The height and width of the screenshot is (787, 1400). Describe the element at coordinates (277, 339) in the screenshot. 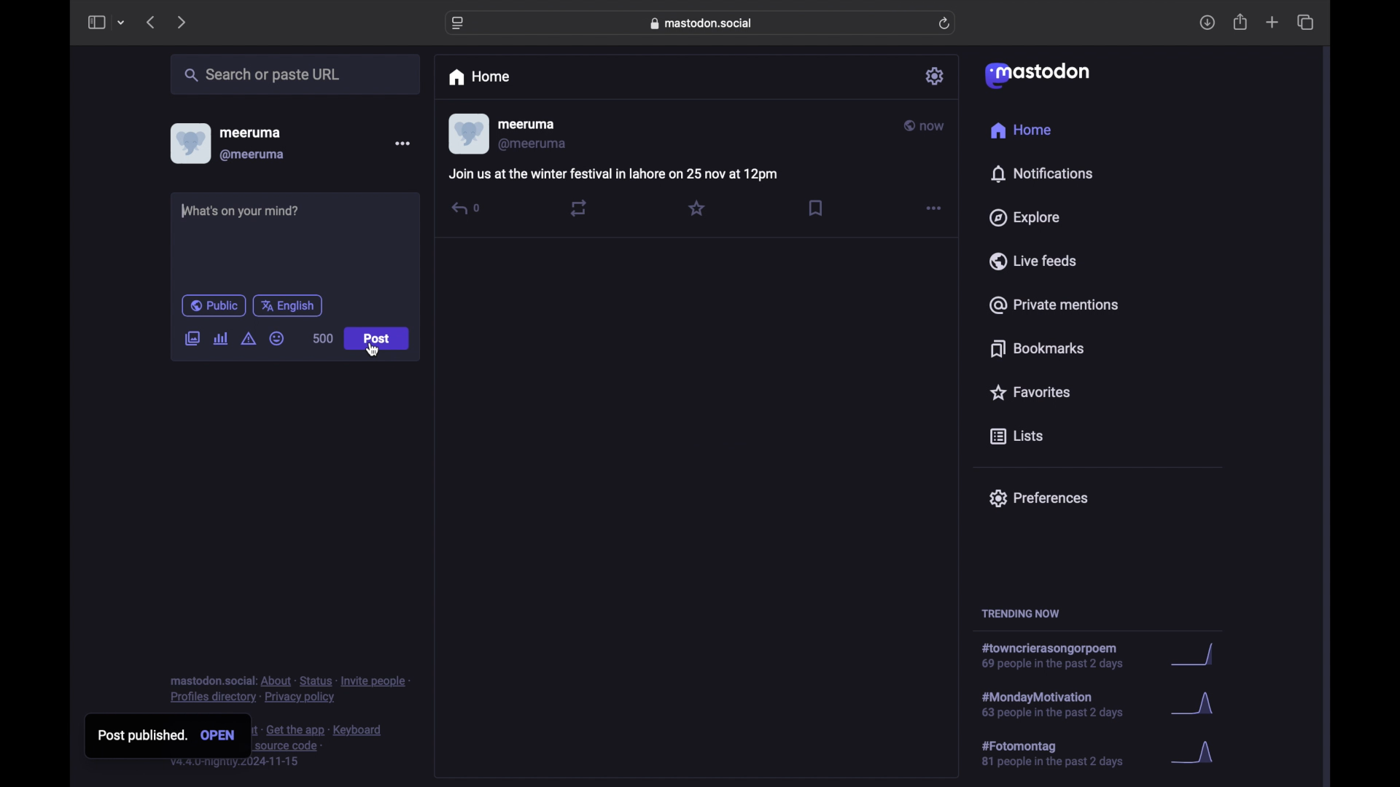

I see `emoji` at that location.